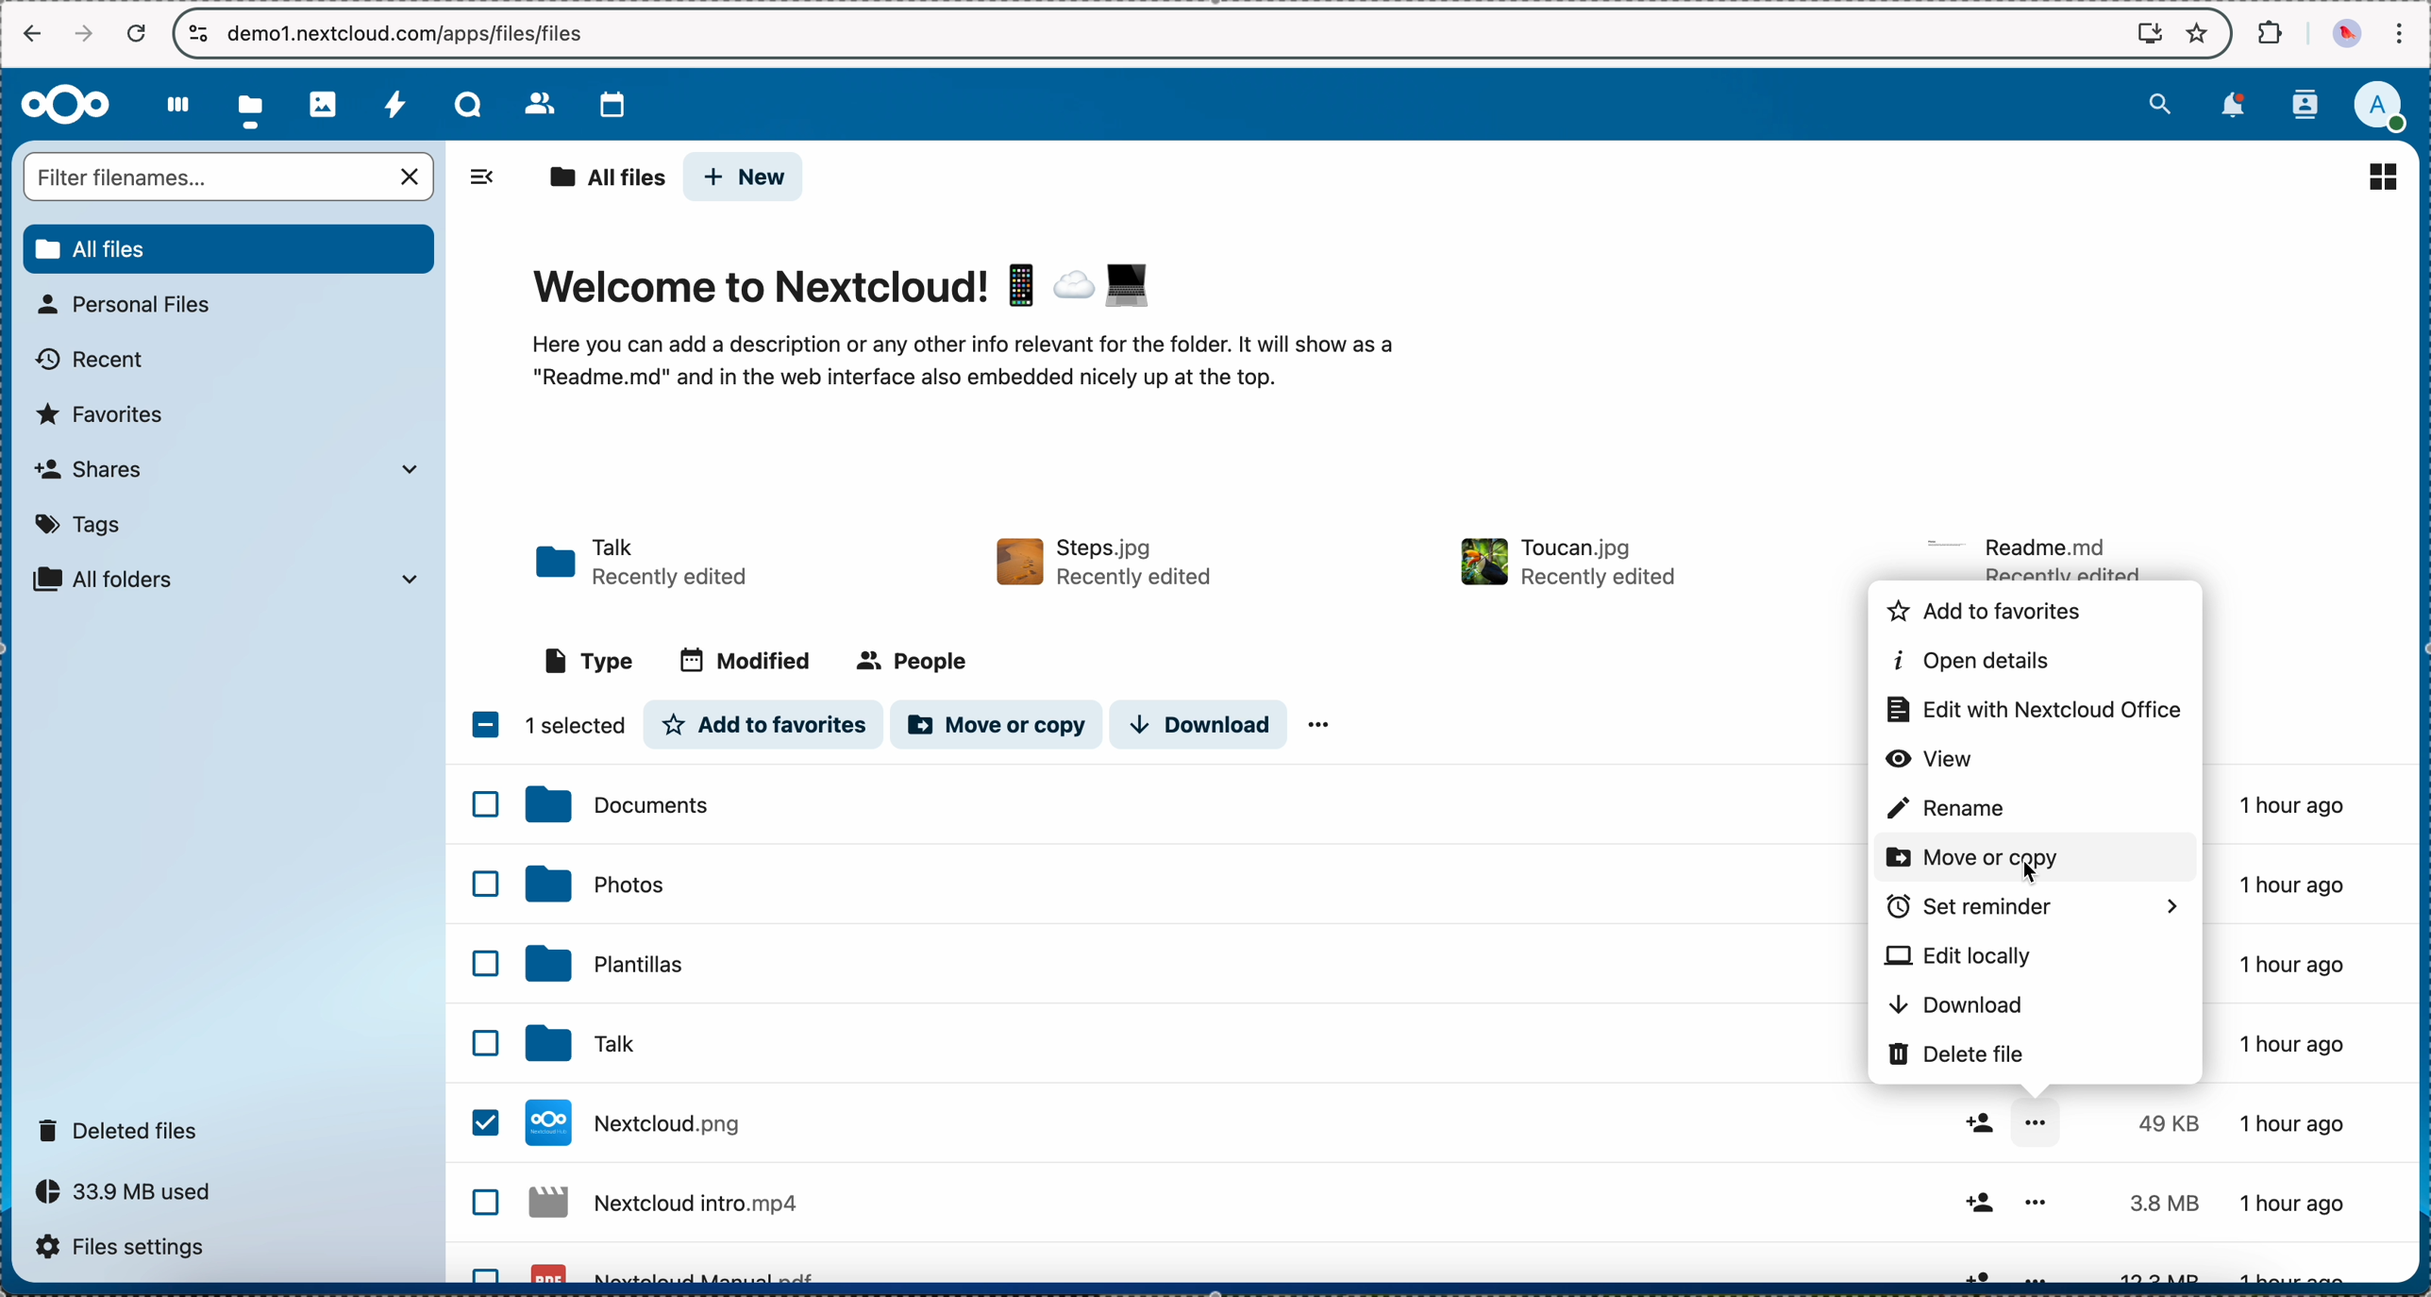 This screenshot has height=1297, width=2431. What do you see at coordinates (2195, 32) in the screenshot?
I see `favorites` at bounding box center [2195, 32].